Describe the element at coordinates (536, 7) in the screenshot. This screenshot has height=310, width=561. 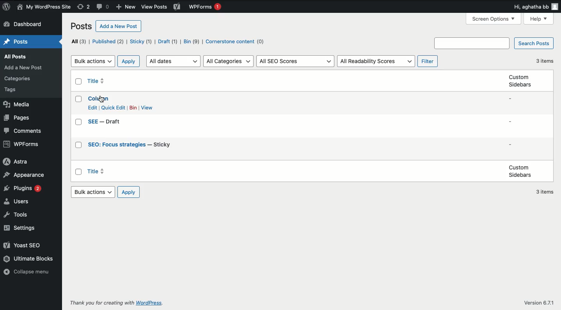
I see `Hi user` at that location.